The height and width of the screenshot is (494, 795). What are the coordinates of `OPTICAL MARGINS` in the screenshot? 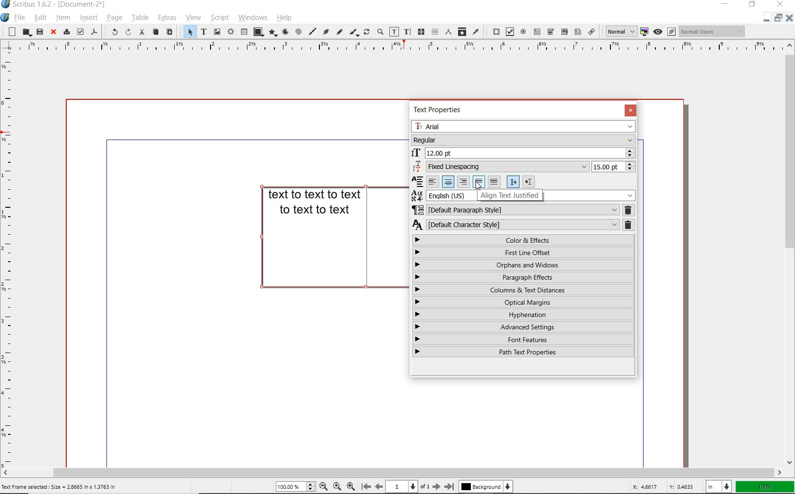 It's located at (524, 302).